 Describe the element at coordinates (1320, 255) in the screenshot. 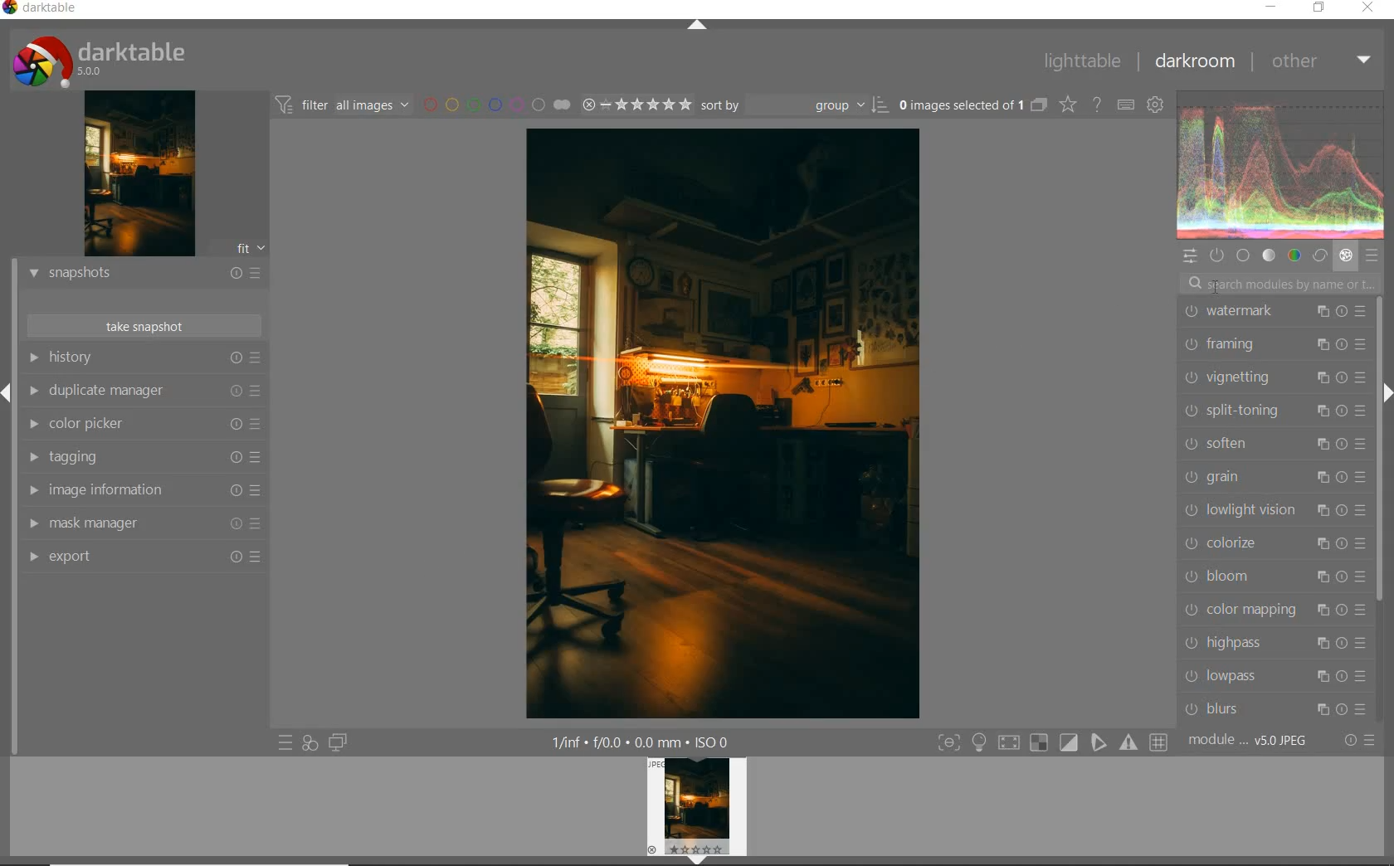

I see `correct` at that location.